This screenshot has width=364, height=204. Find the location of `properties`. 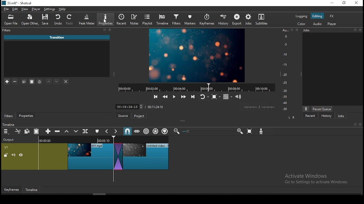

properties is located at coordinates (106, 20).